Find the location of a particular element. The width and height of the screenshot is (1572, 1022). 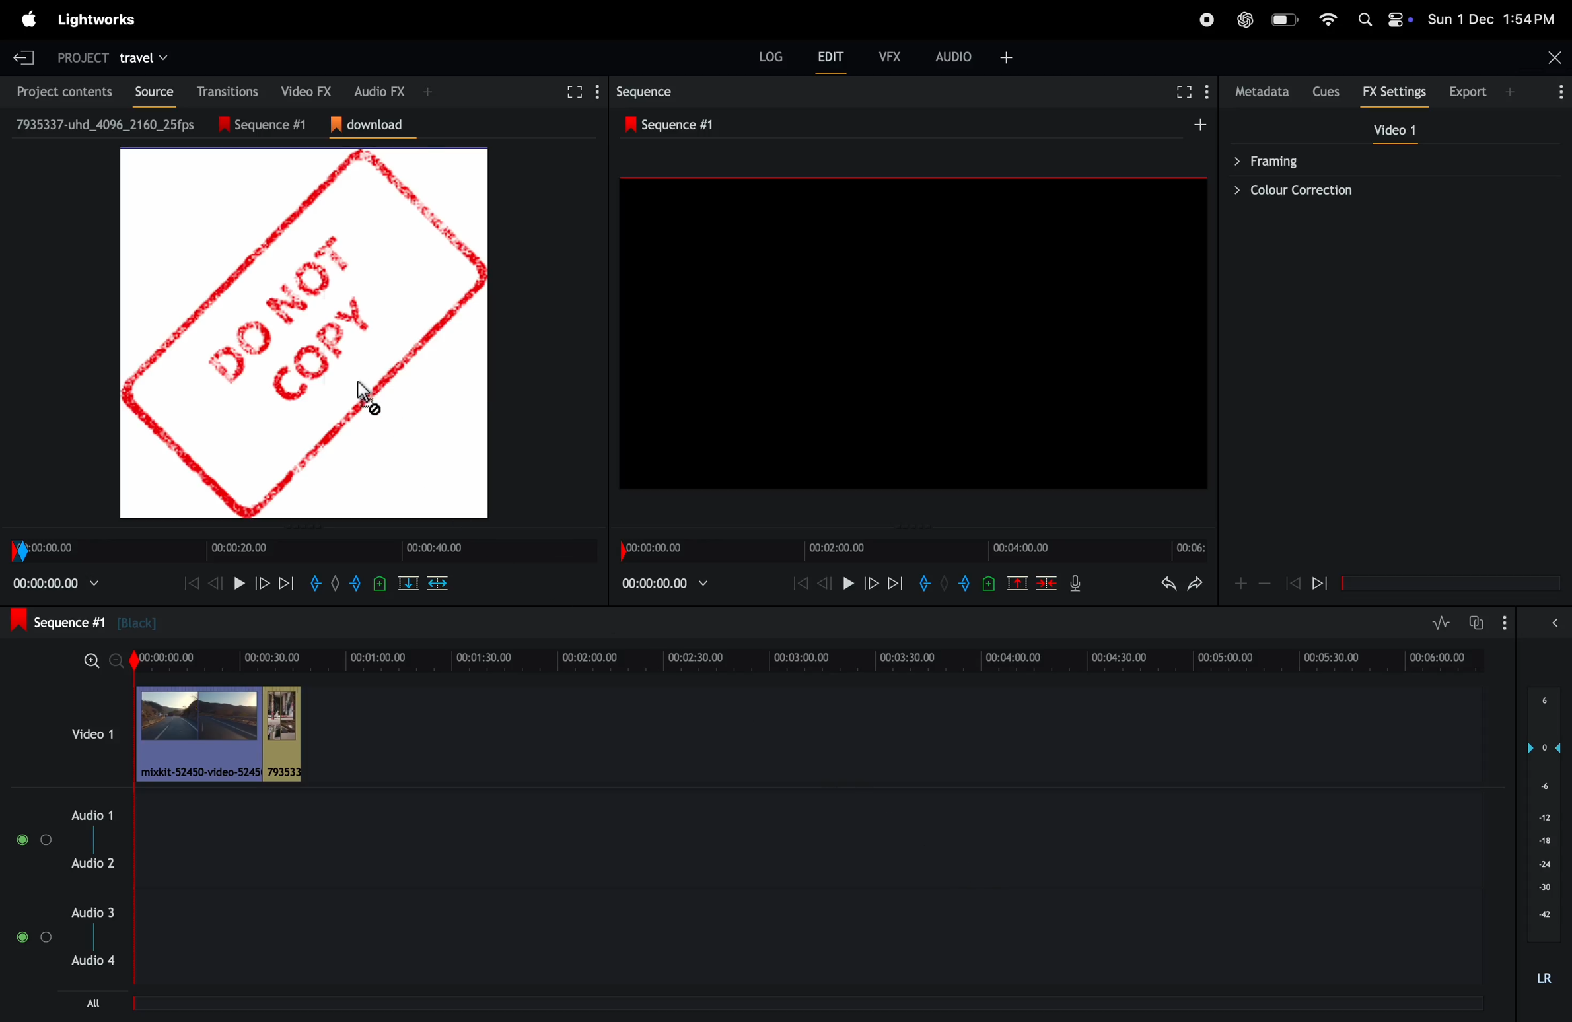

source is located at coordinates (149, 92).